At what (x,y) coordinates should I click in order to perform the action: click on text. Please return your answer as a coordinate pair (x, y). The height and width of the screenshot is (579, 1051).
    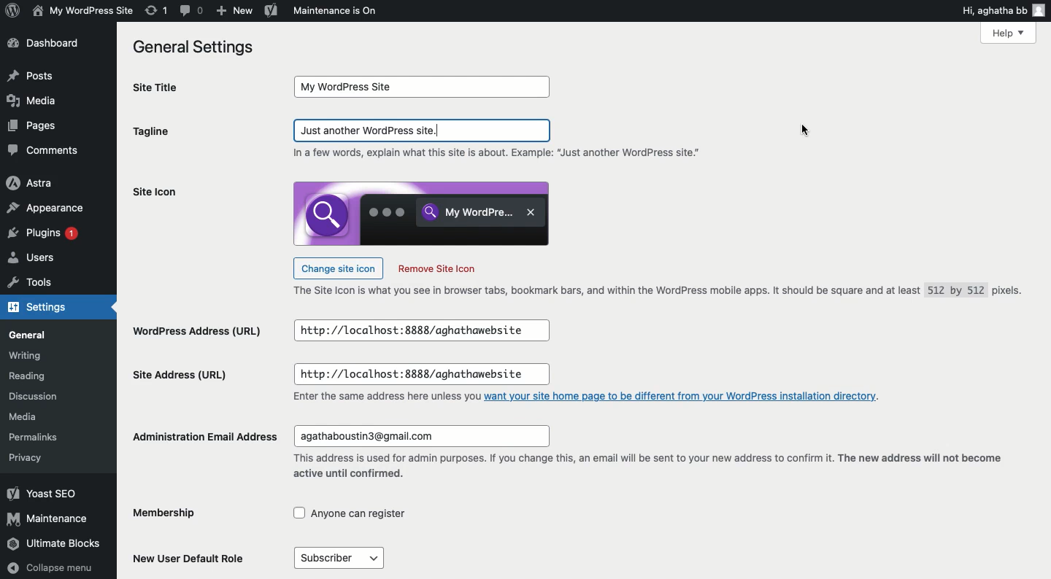
    Looking at the image, I should click on (645, 468).